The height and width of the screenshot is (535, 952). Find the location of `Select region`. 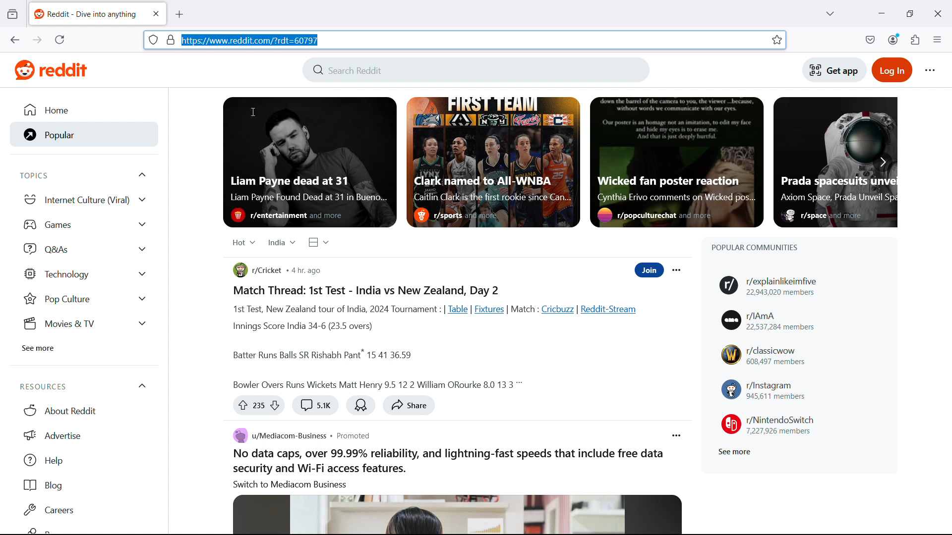

Select region is located at coordinates (281, 242).